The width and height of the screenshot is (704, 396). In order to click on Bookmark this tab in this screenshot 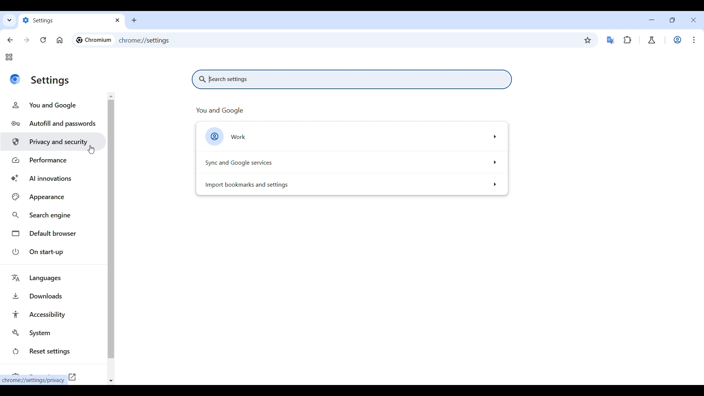, I will do `click(588, 40)`.